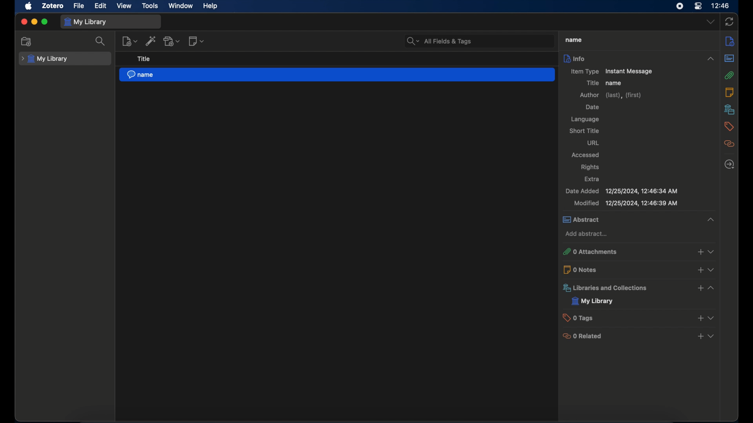  I want to click on add item by identifier, so click(151, 41).